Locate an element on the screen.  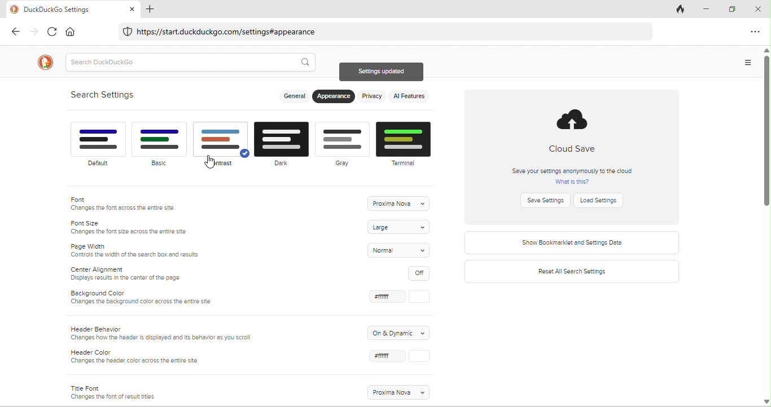
on and dynamic is located at coordinates (400, 332).